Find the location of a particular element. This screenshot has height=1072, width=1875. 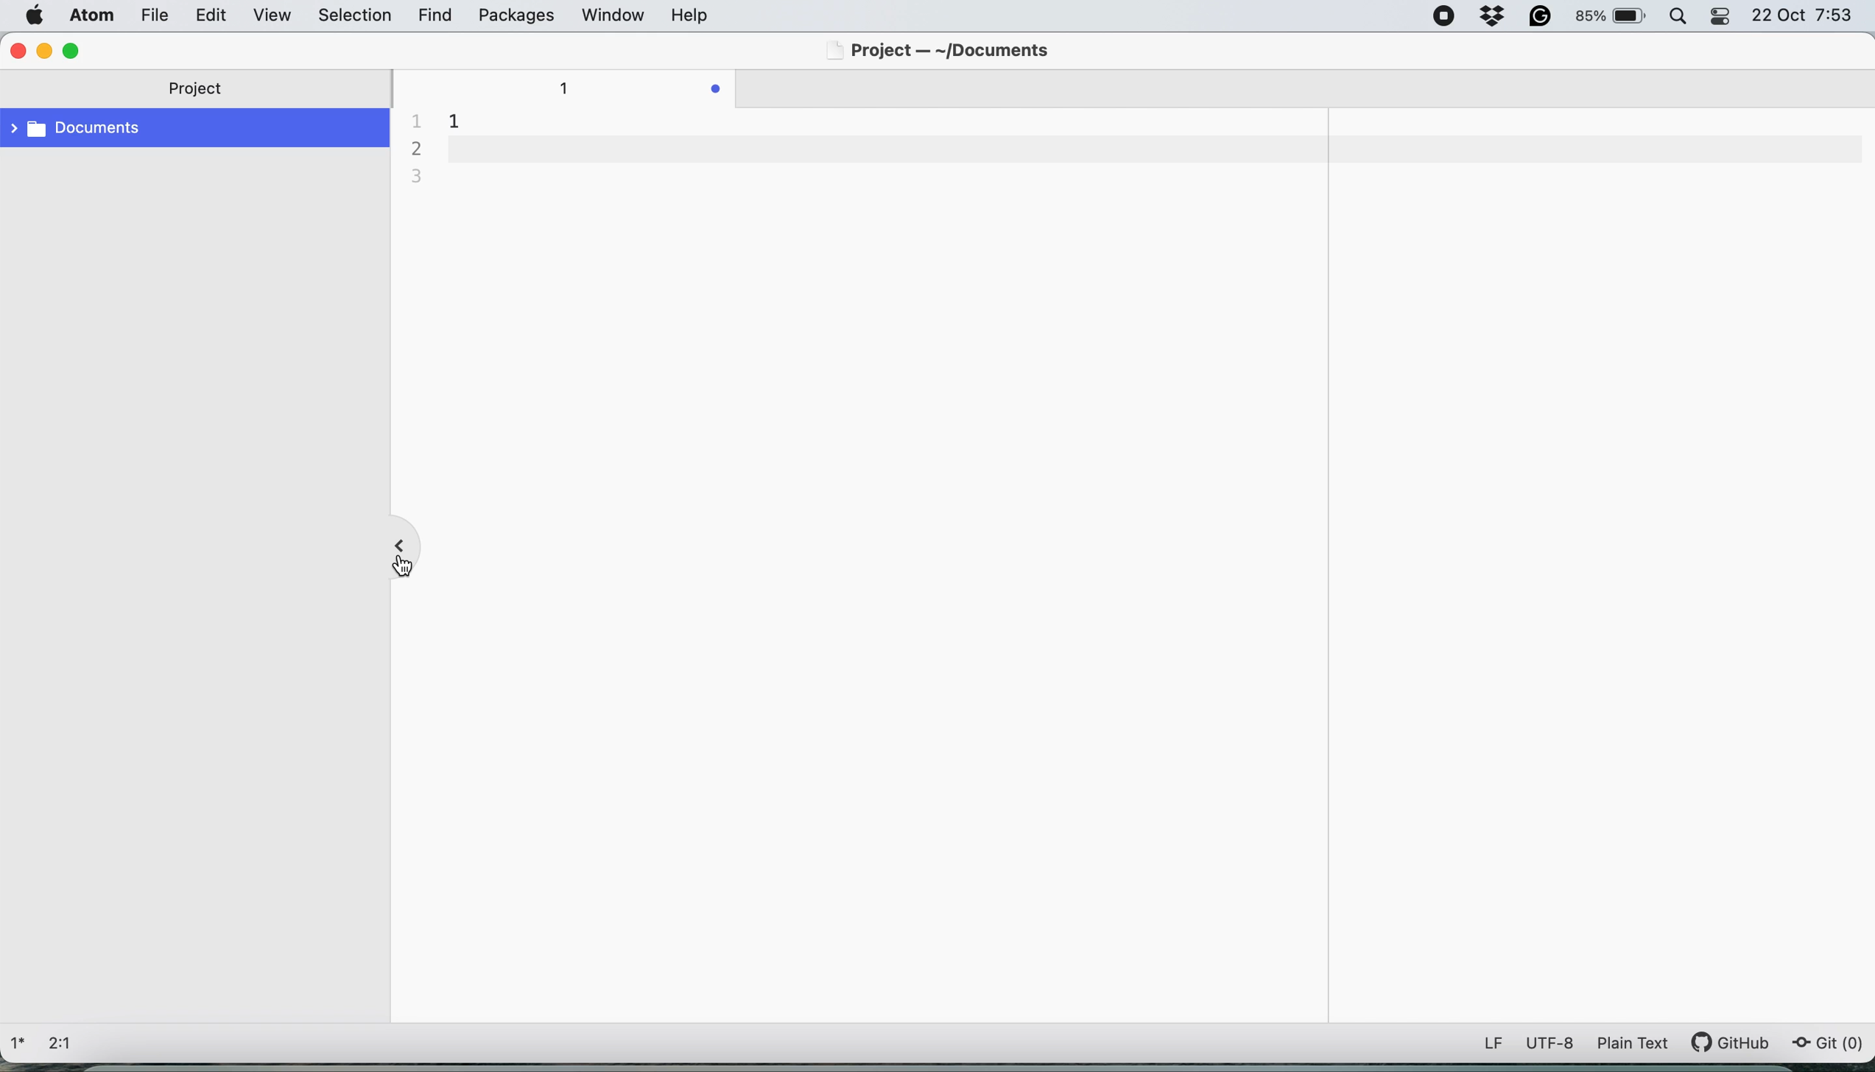

spotlight search is located at coordinates (1679, 17).